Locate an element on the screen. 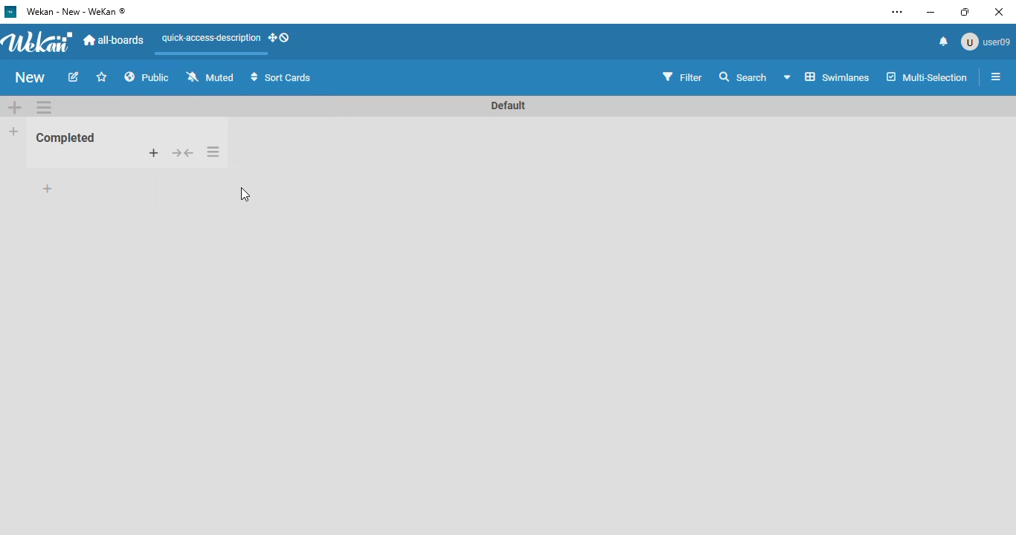 The image size is (1016, 535). settings and more is located at coordinates (898, 12).